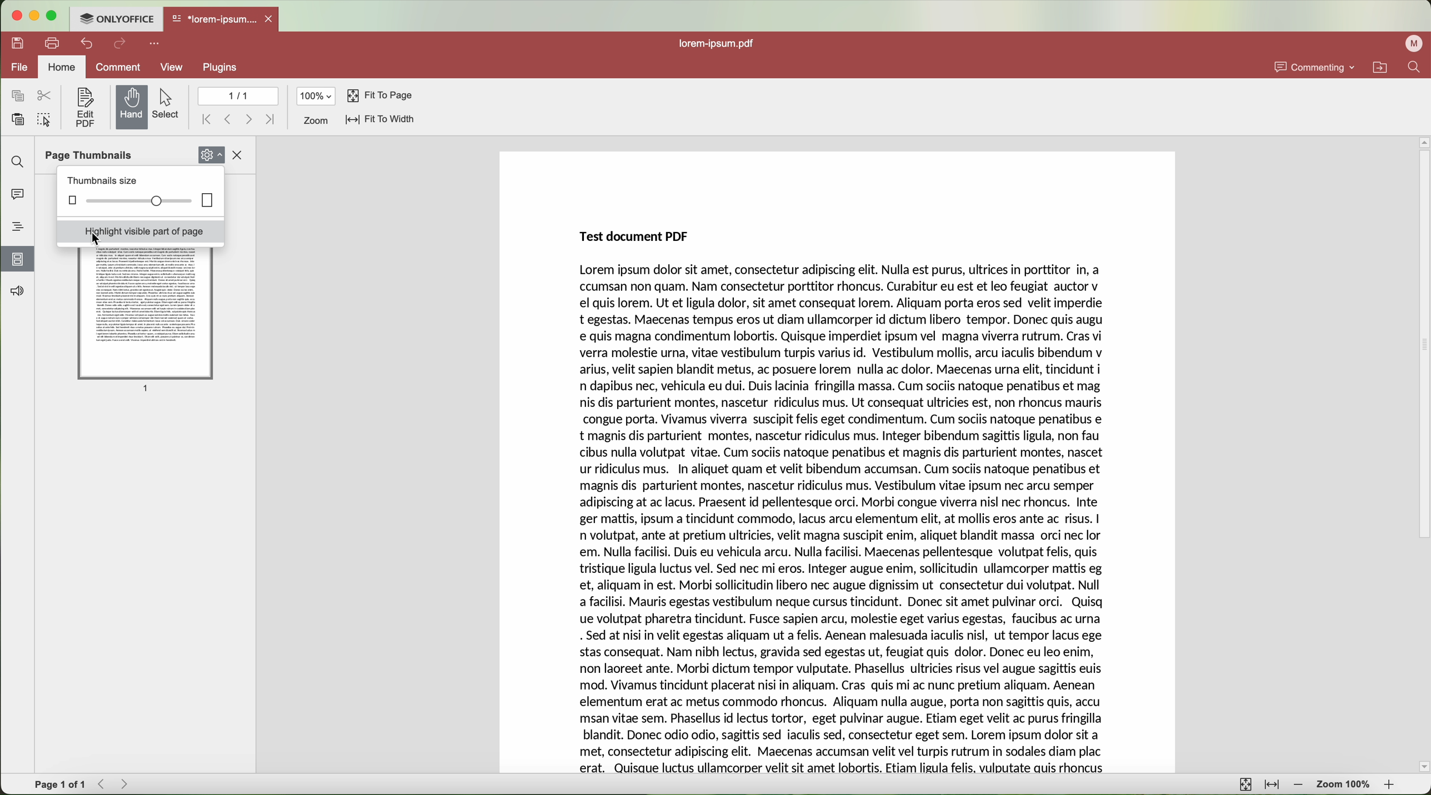 The height and width of the screenshot is (795, 1431). What do you see at coordinates (121, 45) in the screenshot?
I see `redo` at bounding box center [121, 45].